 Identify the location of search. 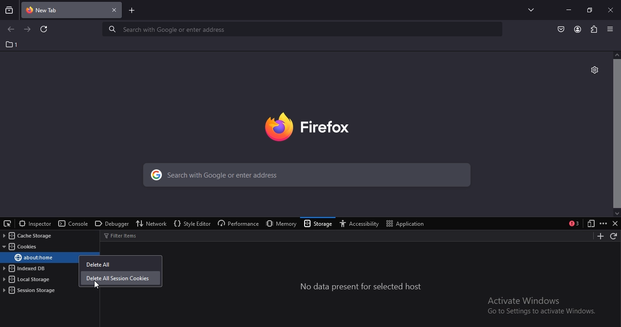
(305, 176).